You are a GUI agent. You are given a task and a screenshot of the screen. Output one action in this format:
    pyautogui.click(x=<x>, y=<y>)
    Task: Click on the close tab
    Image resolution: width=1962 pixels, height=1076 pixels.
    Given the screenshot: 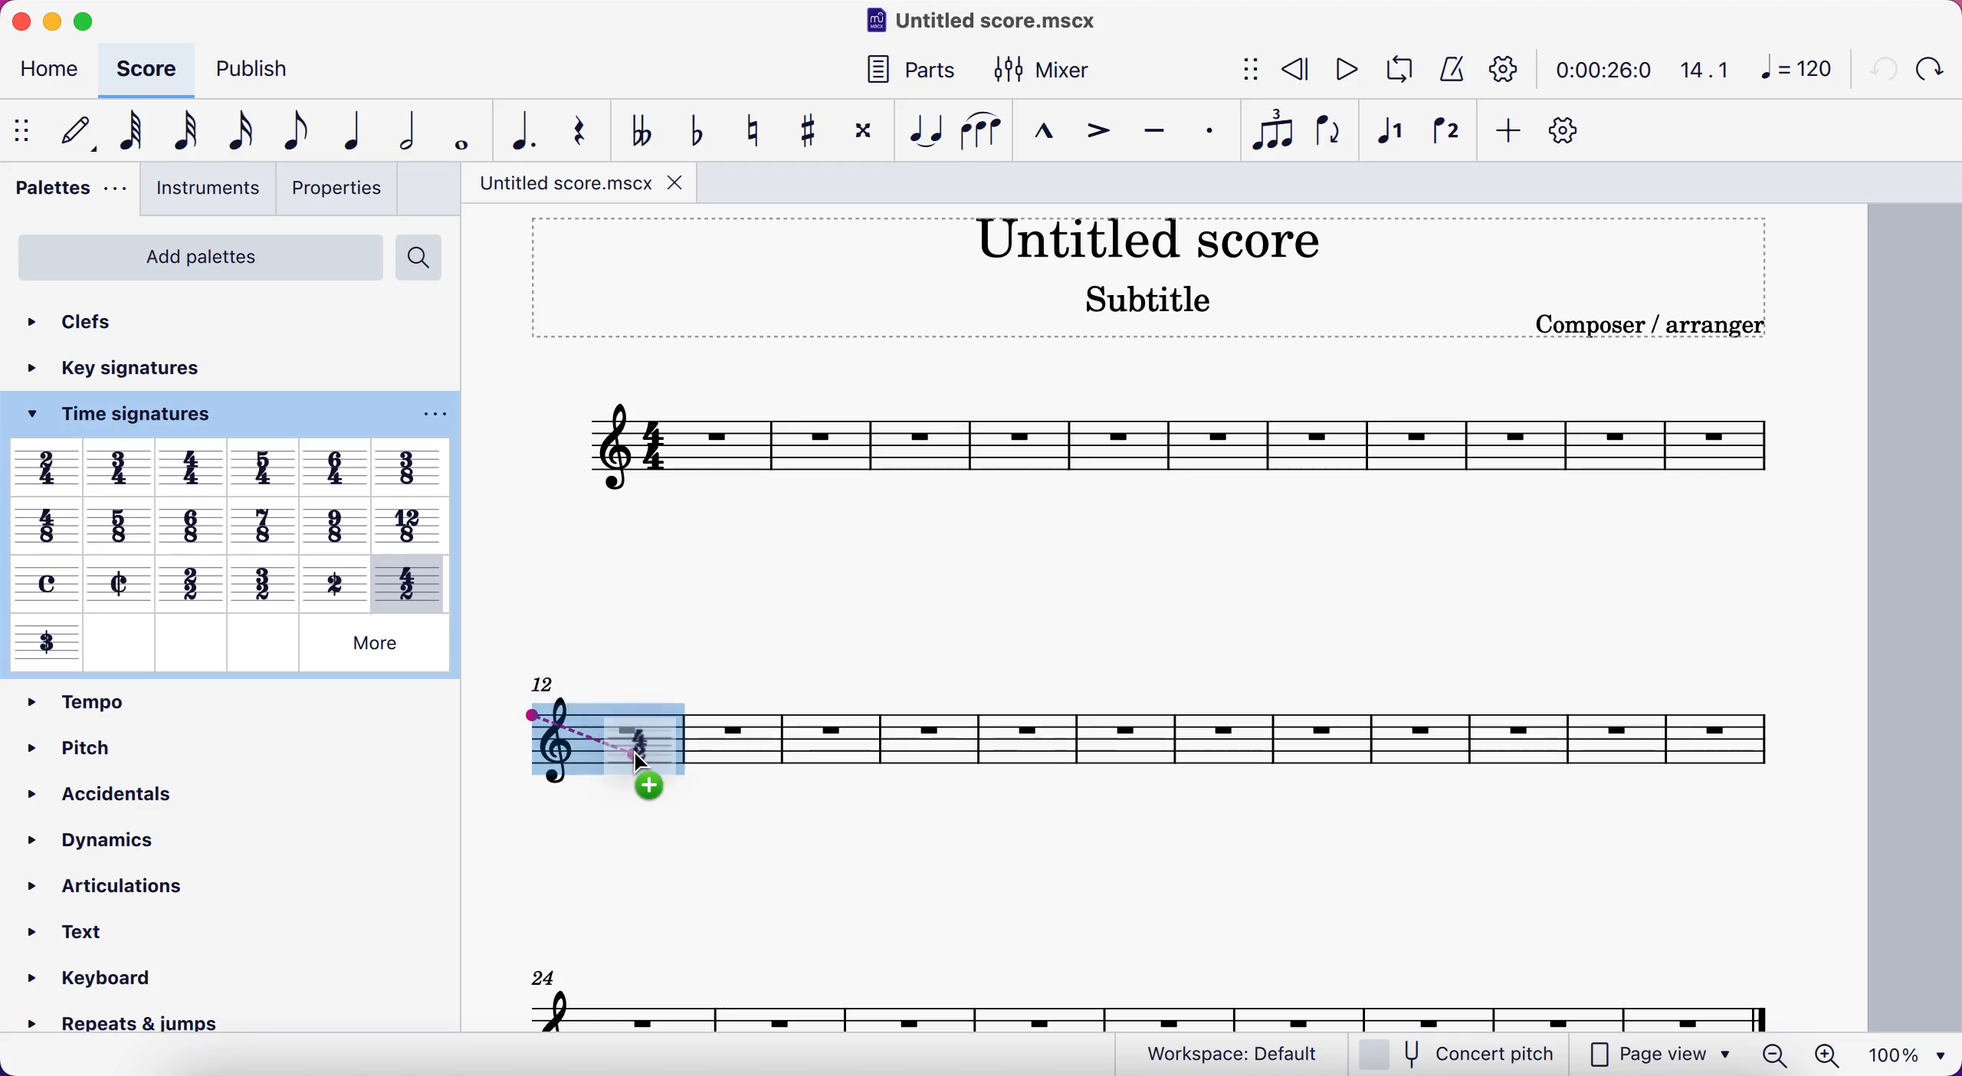 What is the action you would take?
    pyautogui.click(x=679, y=183)
    